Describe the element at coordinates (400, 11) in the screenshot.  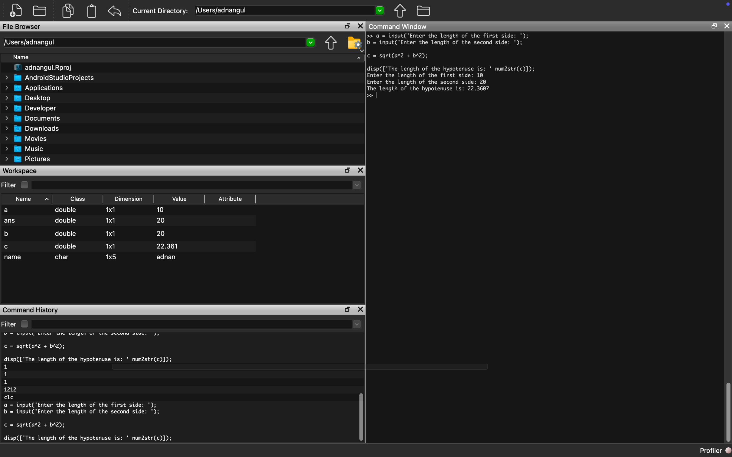
I see `move up` at that location.